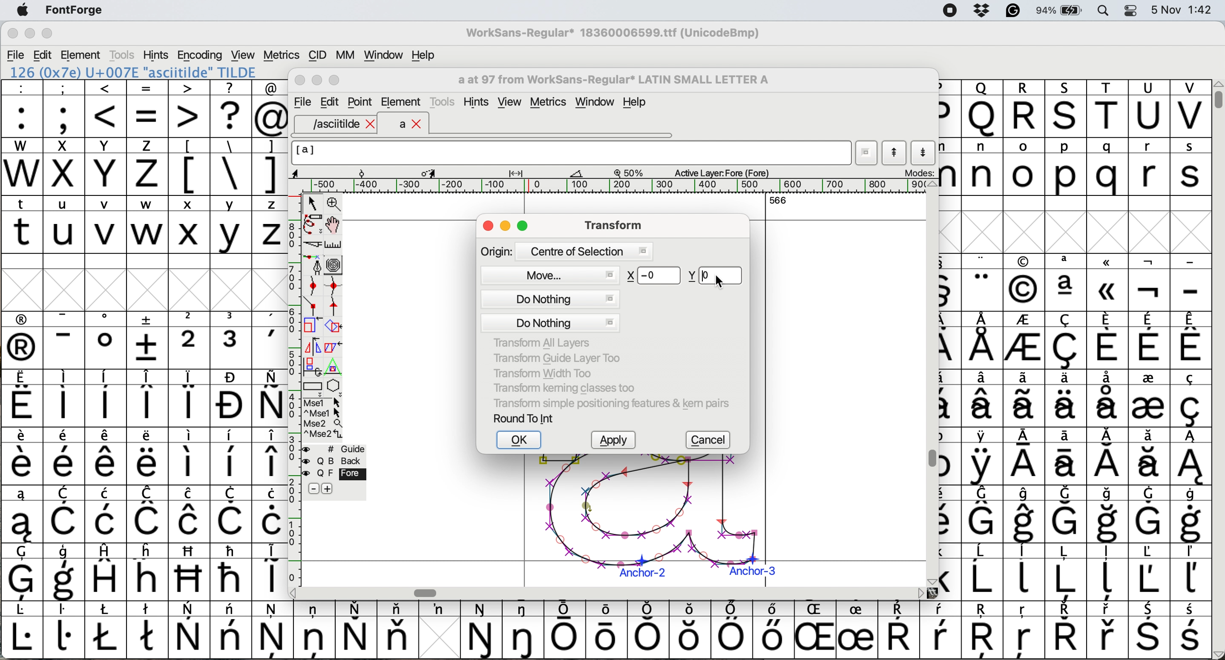 The height and width of the screenshot is (660, 1225). What do you see at coordinates (525, 418) in the screenshot?
I see `round to int` at bounding box center [525, 418].